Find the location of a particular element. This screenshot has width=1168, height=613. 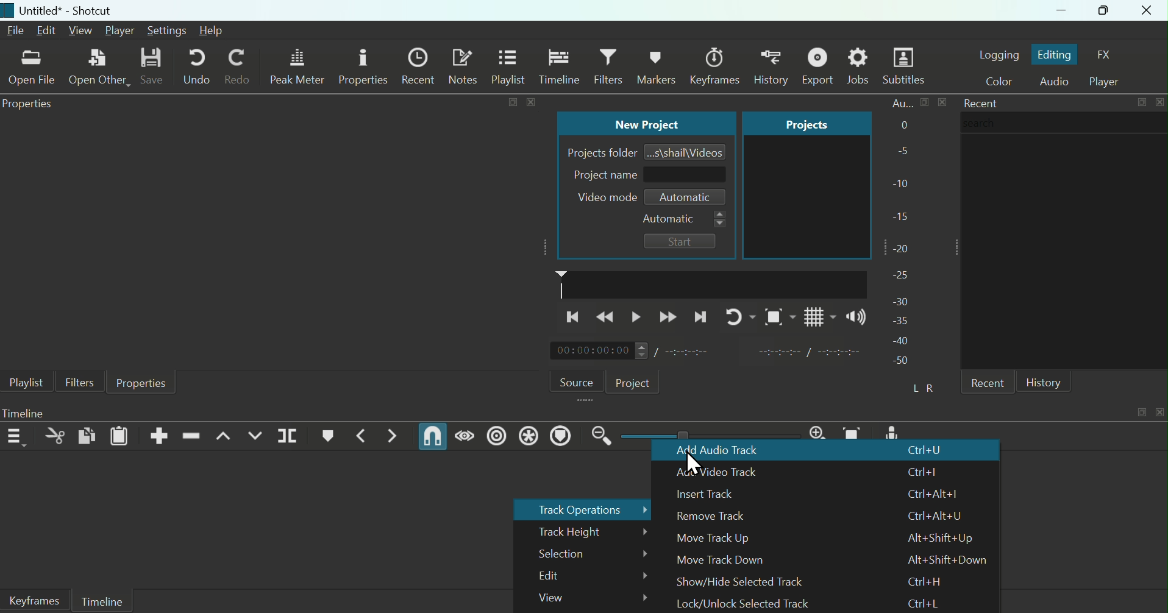

View is located at coordinates (584, 598).